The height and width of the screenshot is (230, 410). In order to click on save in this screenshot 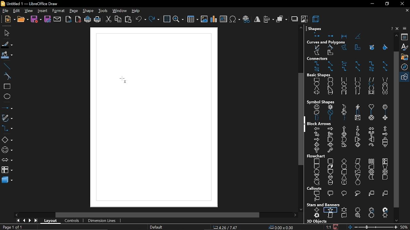, I will do `click(36, 19)`.